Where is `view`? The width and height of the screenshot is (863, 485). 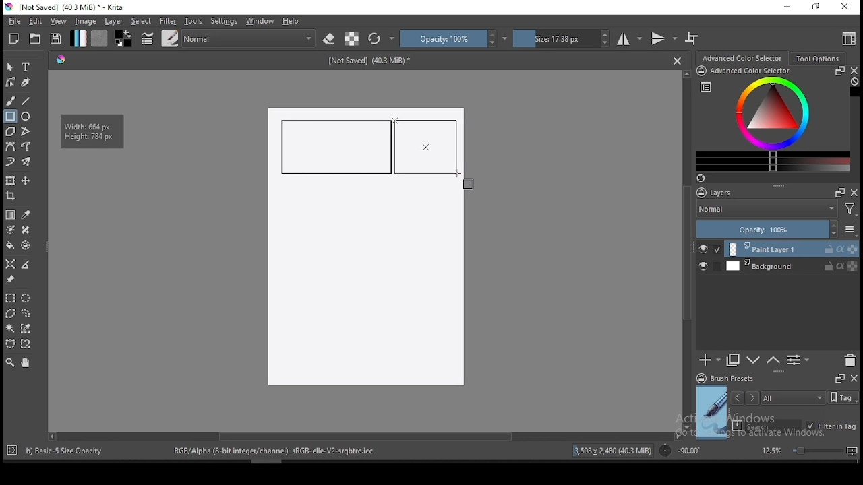
view is located at coordinates (58, 21).